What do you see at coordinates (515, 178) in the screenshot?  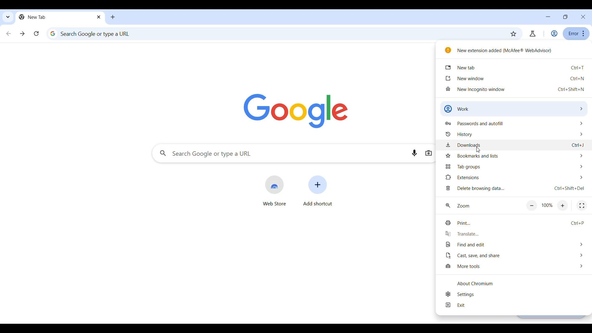 I see `Extensions` at bounding box center [515, 178].